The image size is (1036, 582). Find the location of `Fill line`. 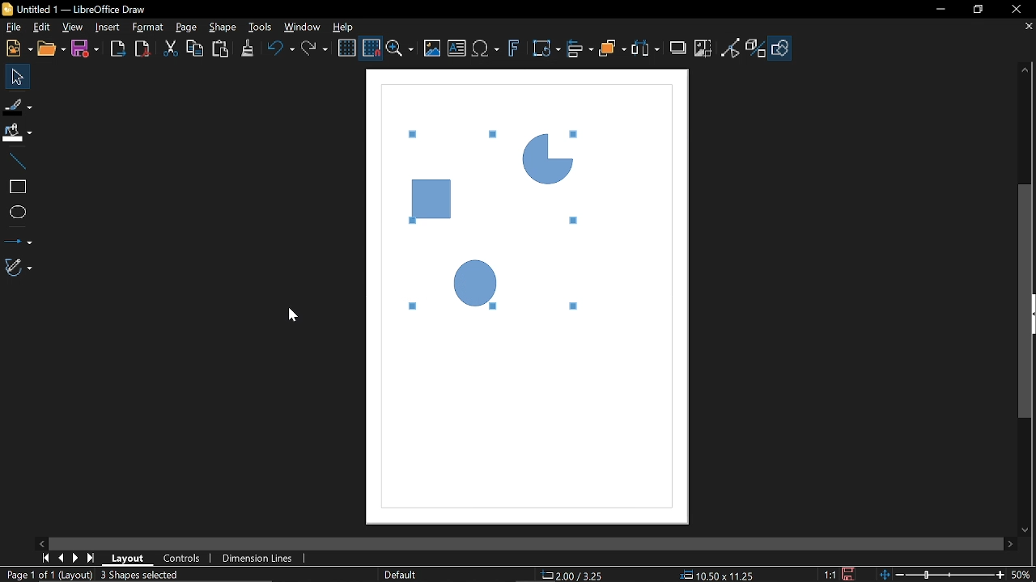

Fill line is located at coordinates (18, 103).